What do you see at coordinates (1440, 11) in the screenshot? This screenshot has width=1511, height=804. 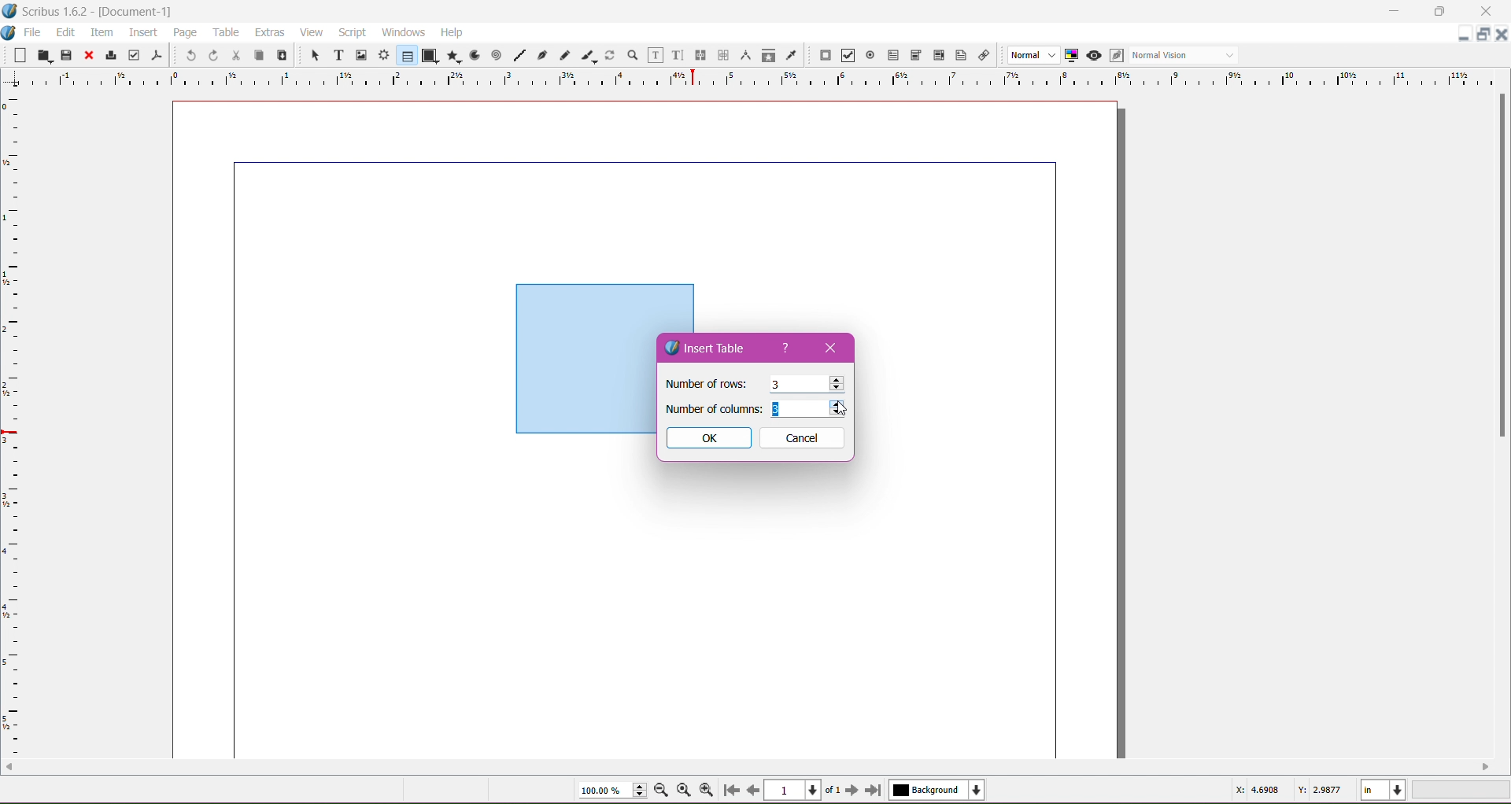 I see `Maximize` at bounding box center [1440, 11].